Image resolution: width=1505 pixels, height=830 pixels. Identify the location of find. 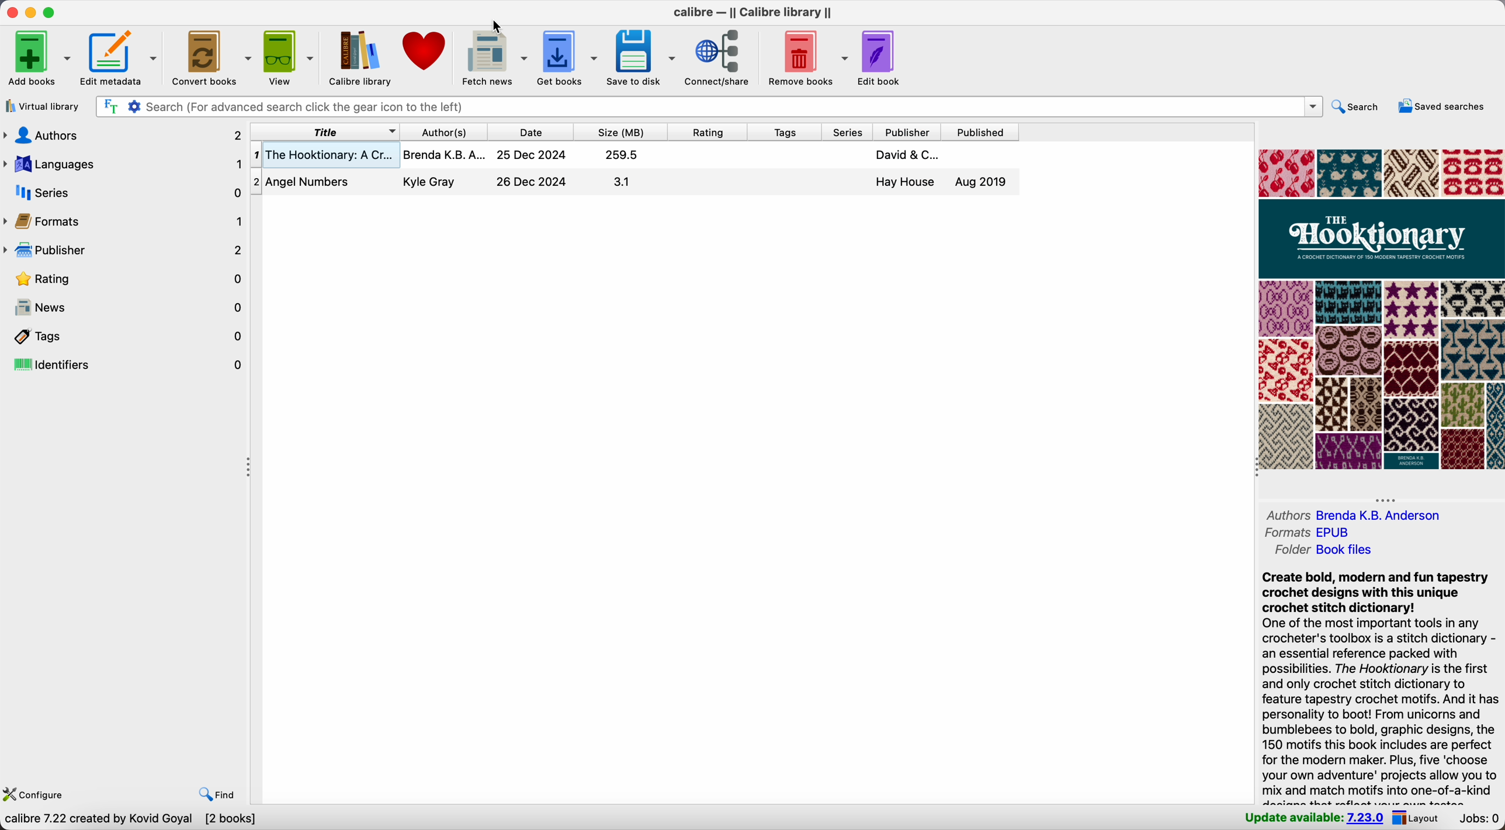
(219, 795).